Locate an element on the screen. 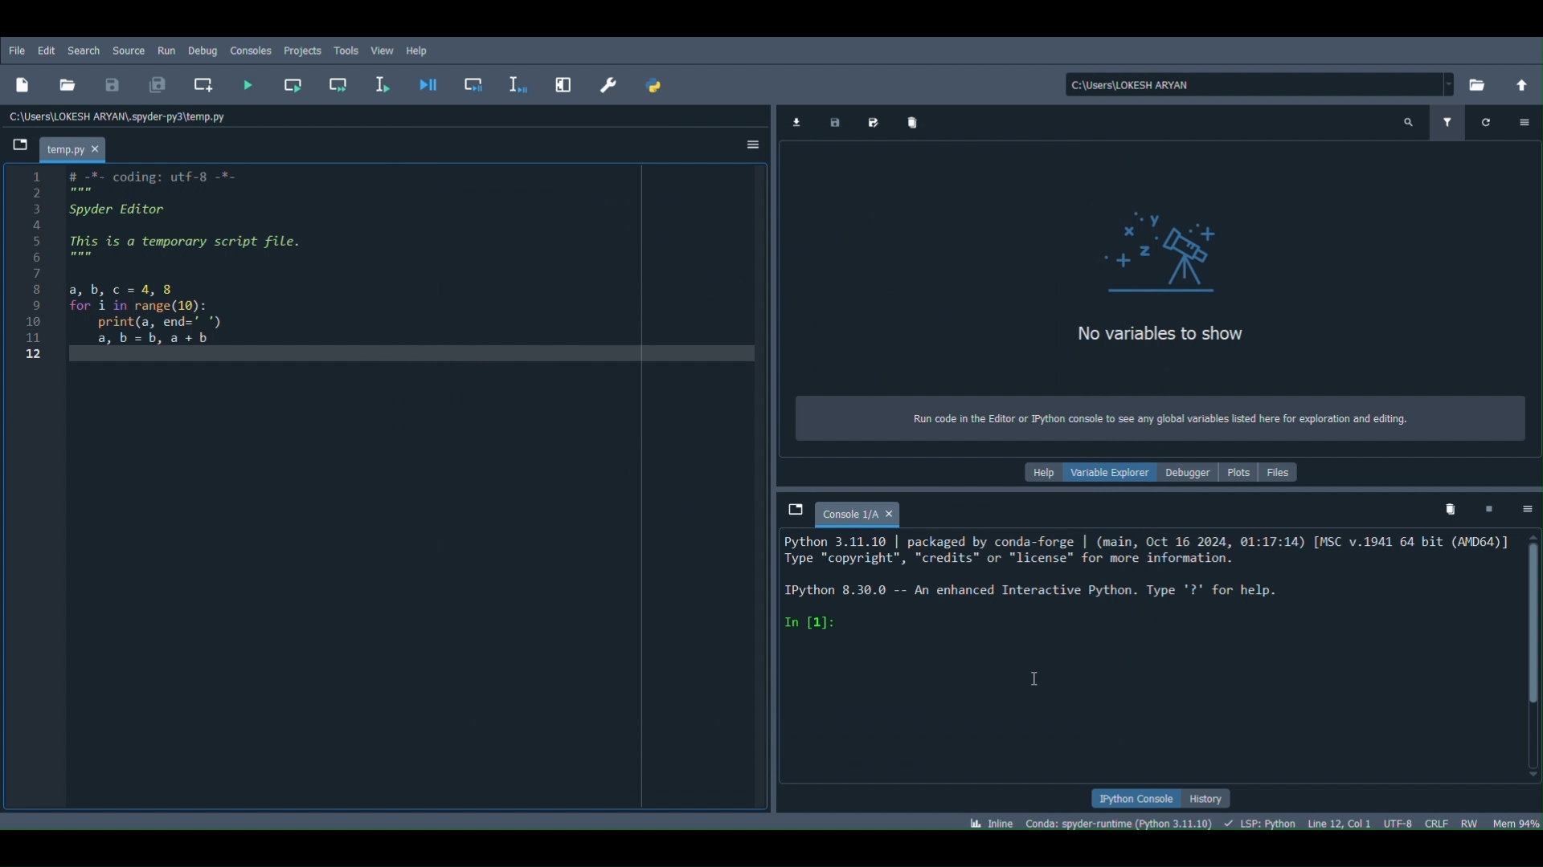  Help is located at coordinates (415, 51).